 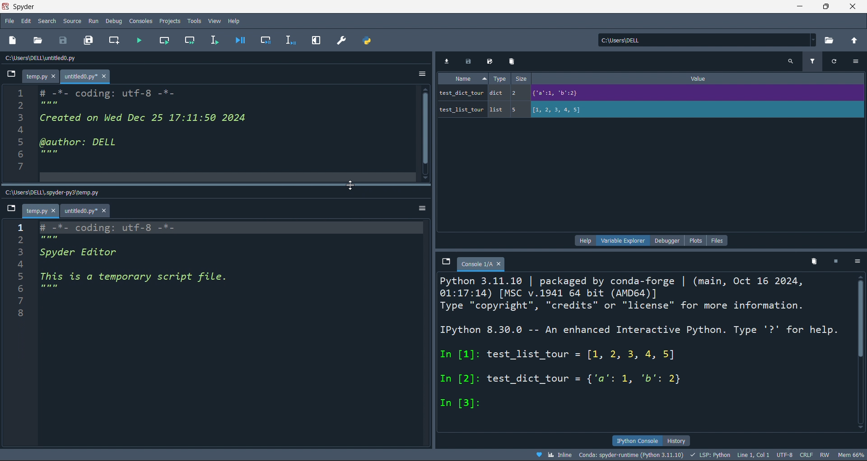 I want to click on browse tabs, so click(x=11, y=75).